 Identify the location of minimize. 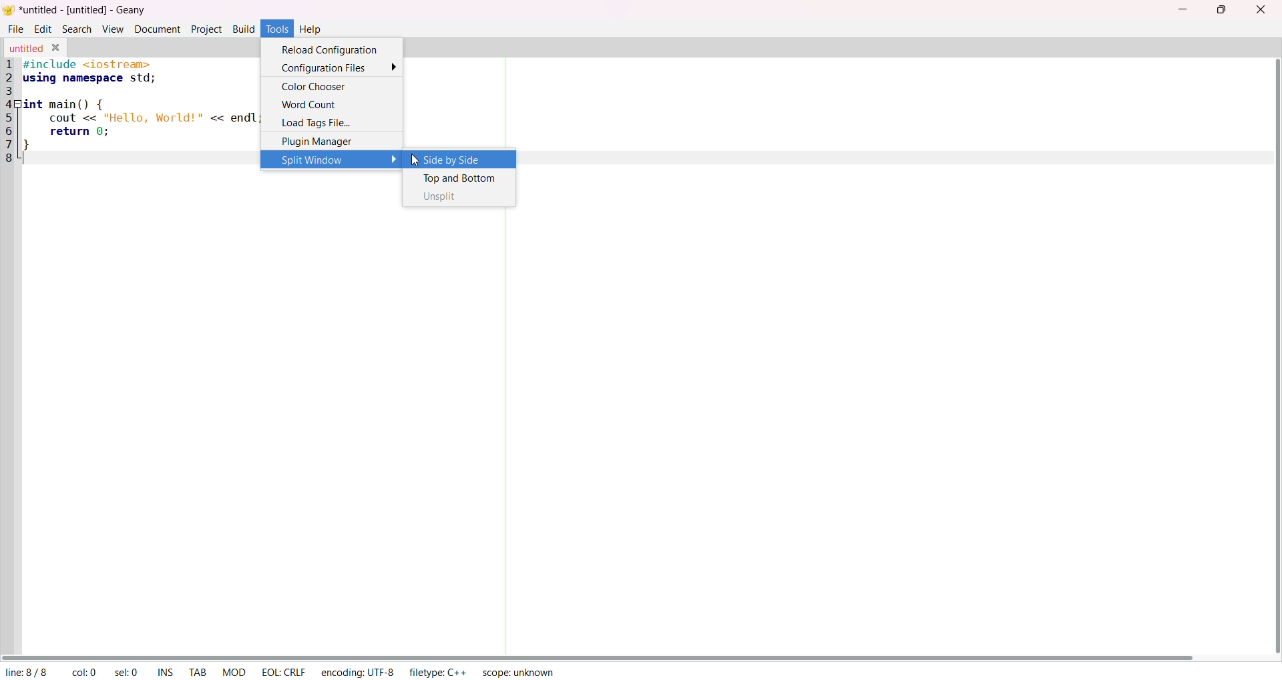
(1180, 11).